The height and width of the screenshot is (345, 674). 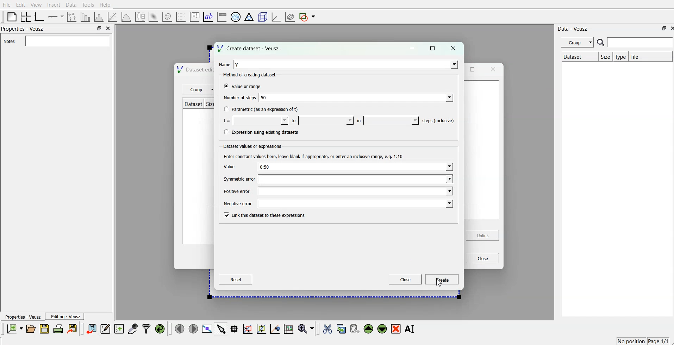 I want to click on plot a function, so click(x=127, y=16).